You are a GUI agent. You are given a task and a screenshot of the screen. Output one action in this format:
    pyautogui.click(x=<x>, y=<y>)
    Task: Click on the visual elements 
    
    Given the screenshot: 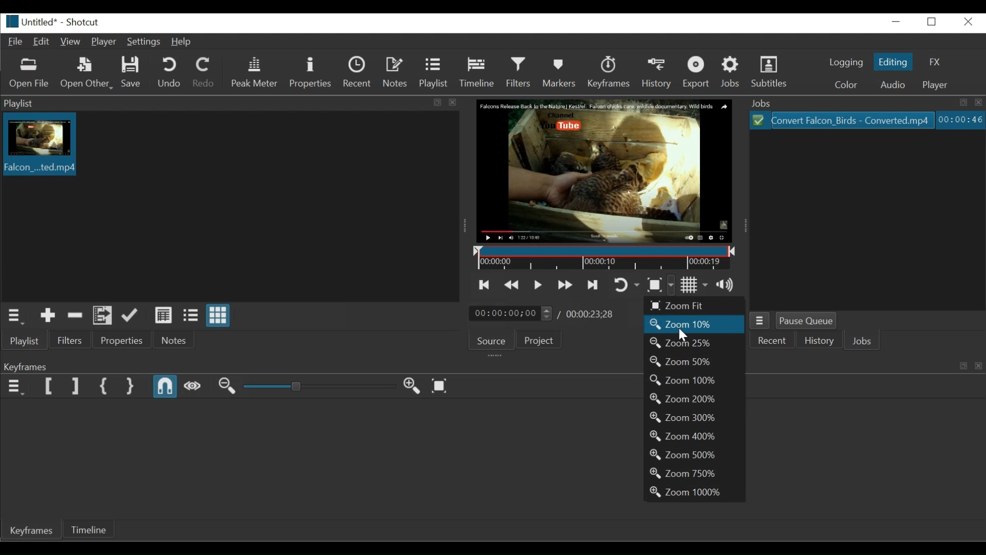 What is the action you would take?
    pyautogui.click(x=966, y=366)
    